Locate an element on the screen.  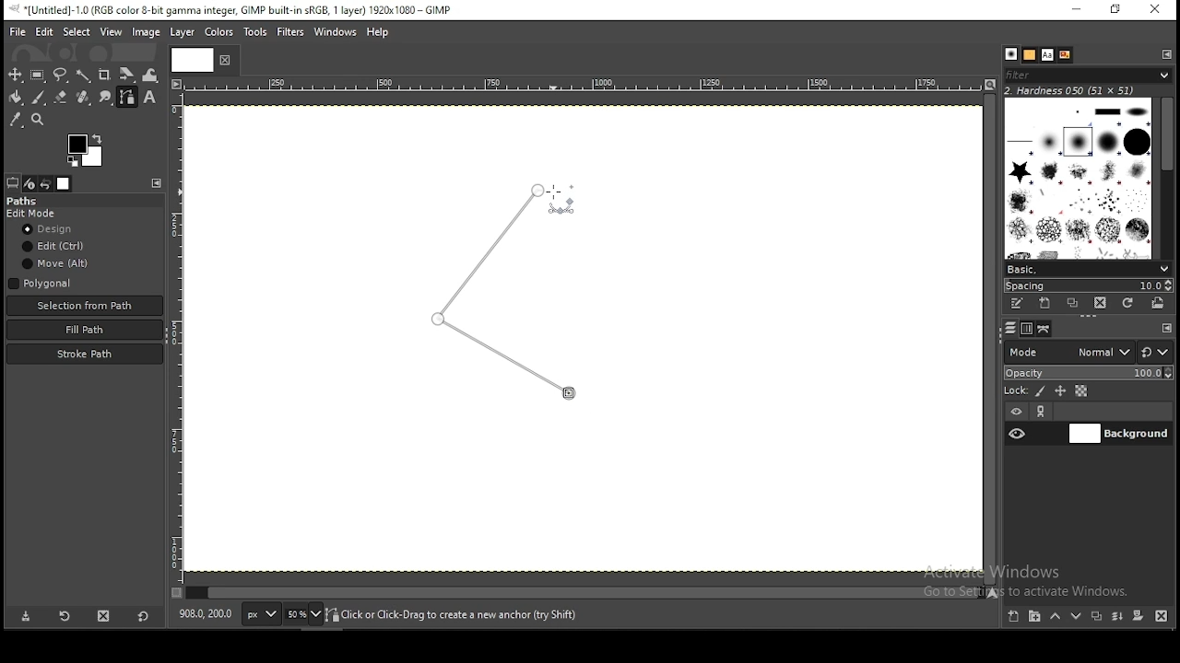
move is located at coordinates (56, 263).